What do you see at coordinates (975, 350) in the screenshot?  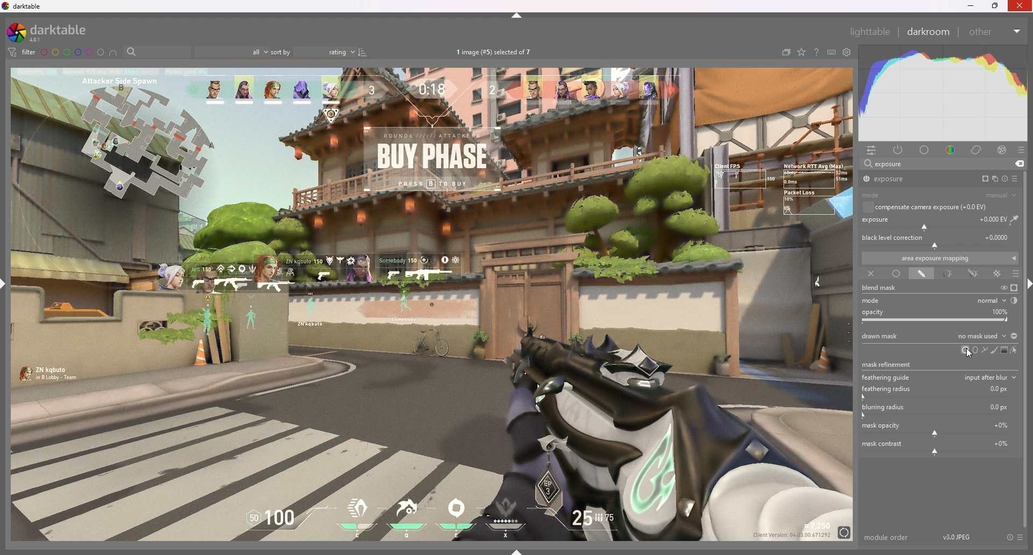 I see `ellipse` at bounding box center [975, 350].